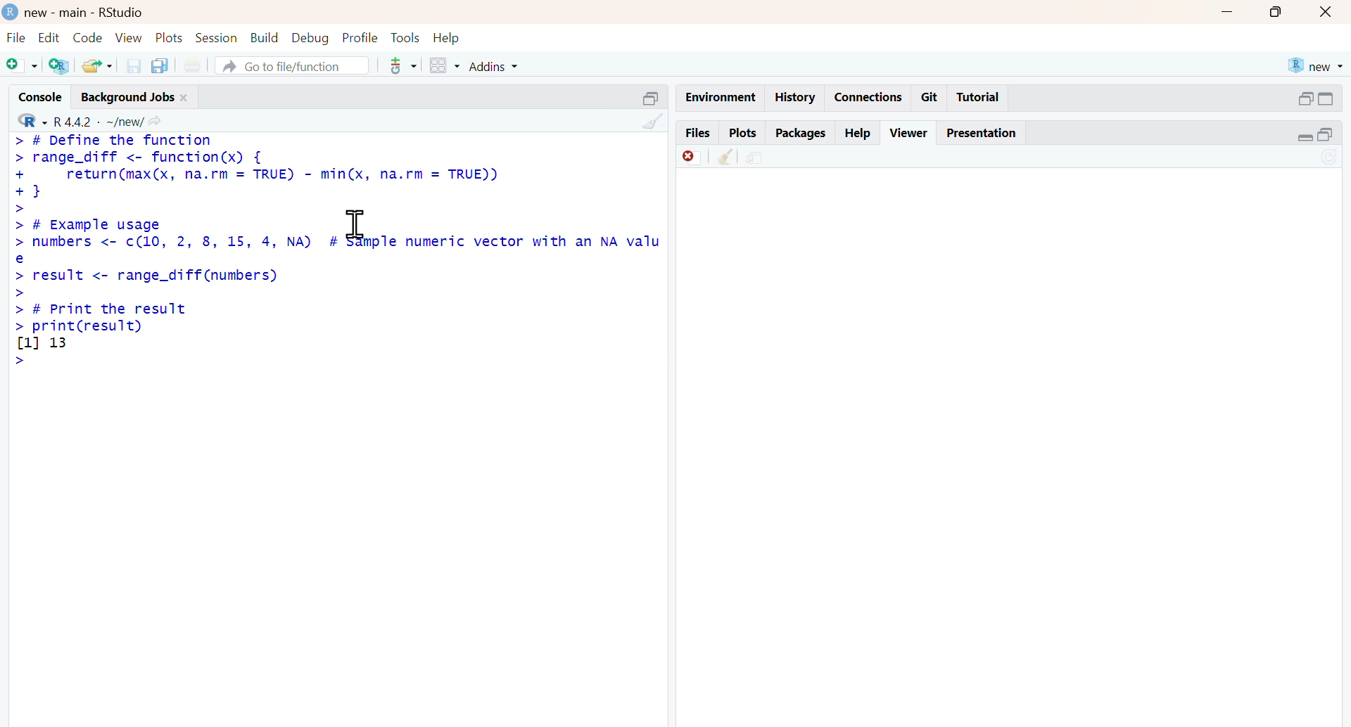  I want to click on history, so click(796, 97).